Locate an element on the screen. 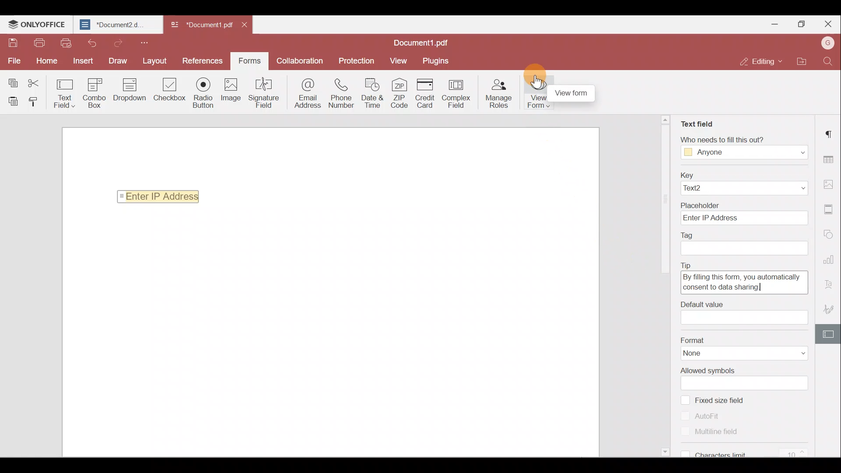 The width and height of the screenshot is (841, 473). Multiline field is located at coordinates (722, 432).